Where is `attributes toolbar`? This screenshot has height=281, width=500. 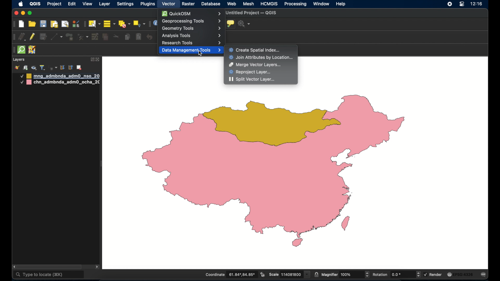
attributes toolbar is located at coordinates (149, 24).